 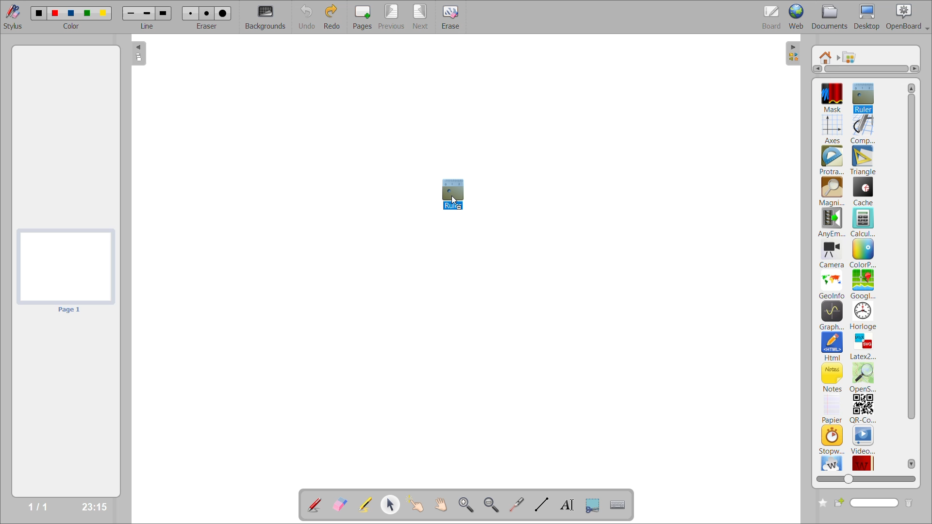 What do you see at coordinates (454, 17) in the screenshot?
I see `erase` at bounding box center [454, 17].